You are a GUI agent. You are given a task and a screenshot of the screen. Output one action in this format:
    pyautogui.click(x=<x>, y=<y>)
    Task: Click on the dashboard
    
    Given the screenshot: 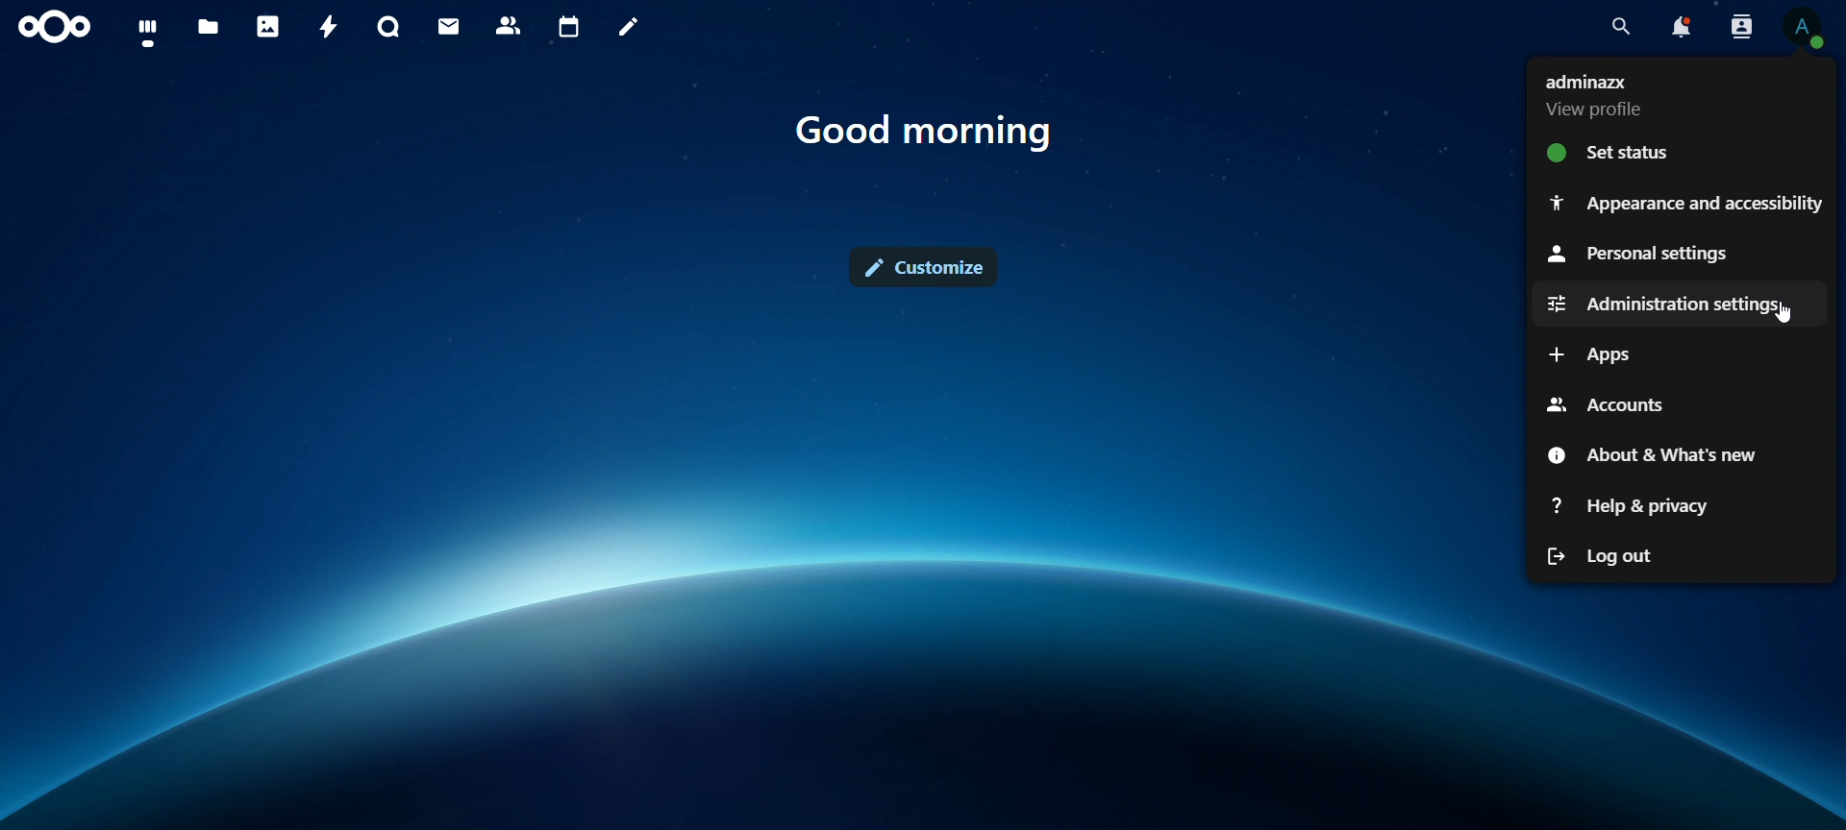 What is the action you would take?
    pyautogui.click(x=146, y=31)
    